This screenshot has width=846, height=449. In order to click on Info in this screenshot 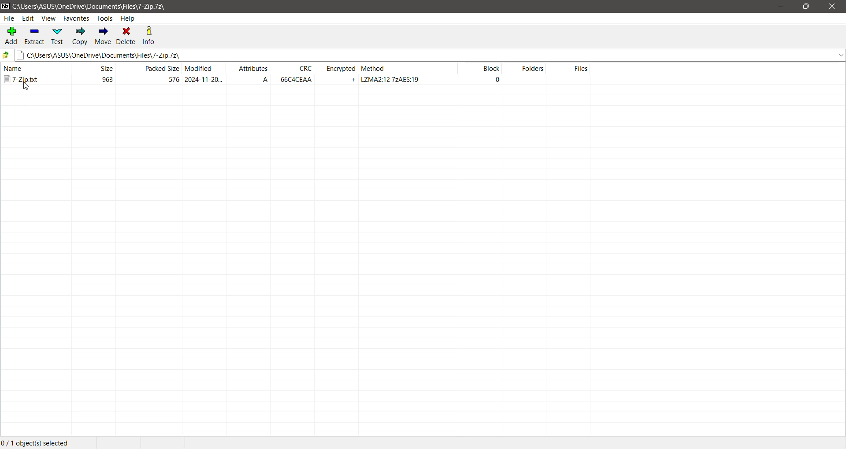, I will do `click(149, 34)`.